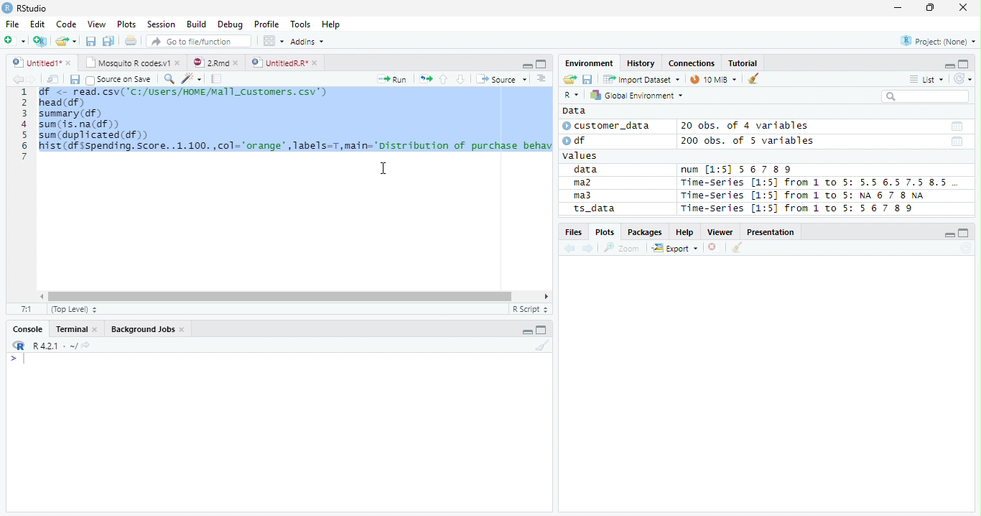  What do you see at coordinates (745, 127) in the screenshot?
I see `20 obs. of 4 variables` at bounding box center [745, 127].